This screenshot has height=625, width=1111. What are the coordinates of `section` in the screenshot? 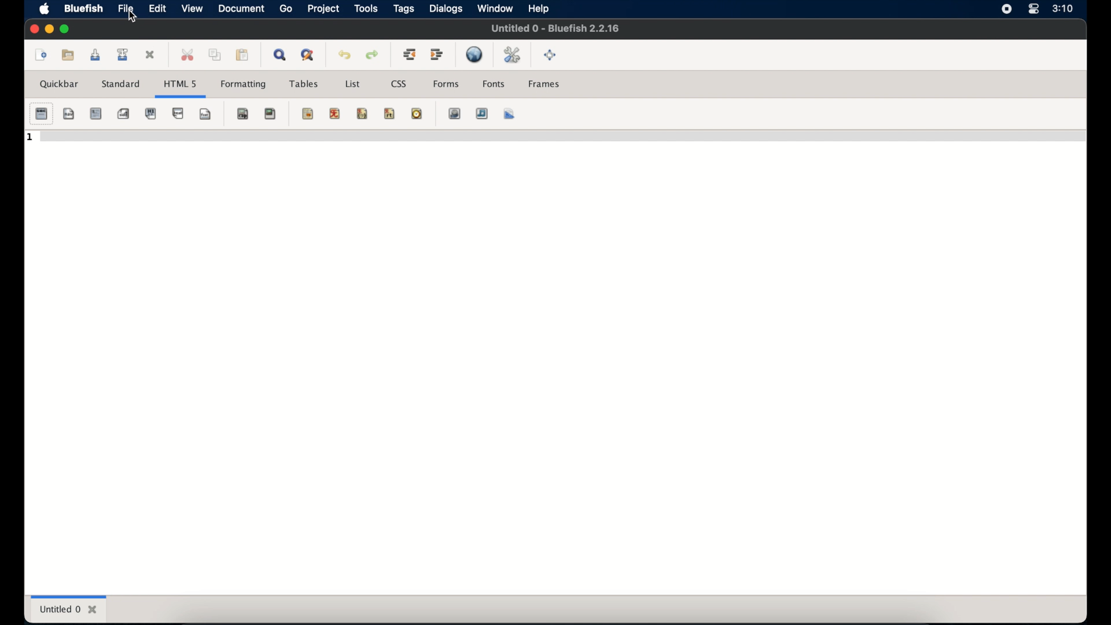 It's located at (41, 114).